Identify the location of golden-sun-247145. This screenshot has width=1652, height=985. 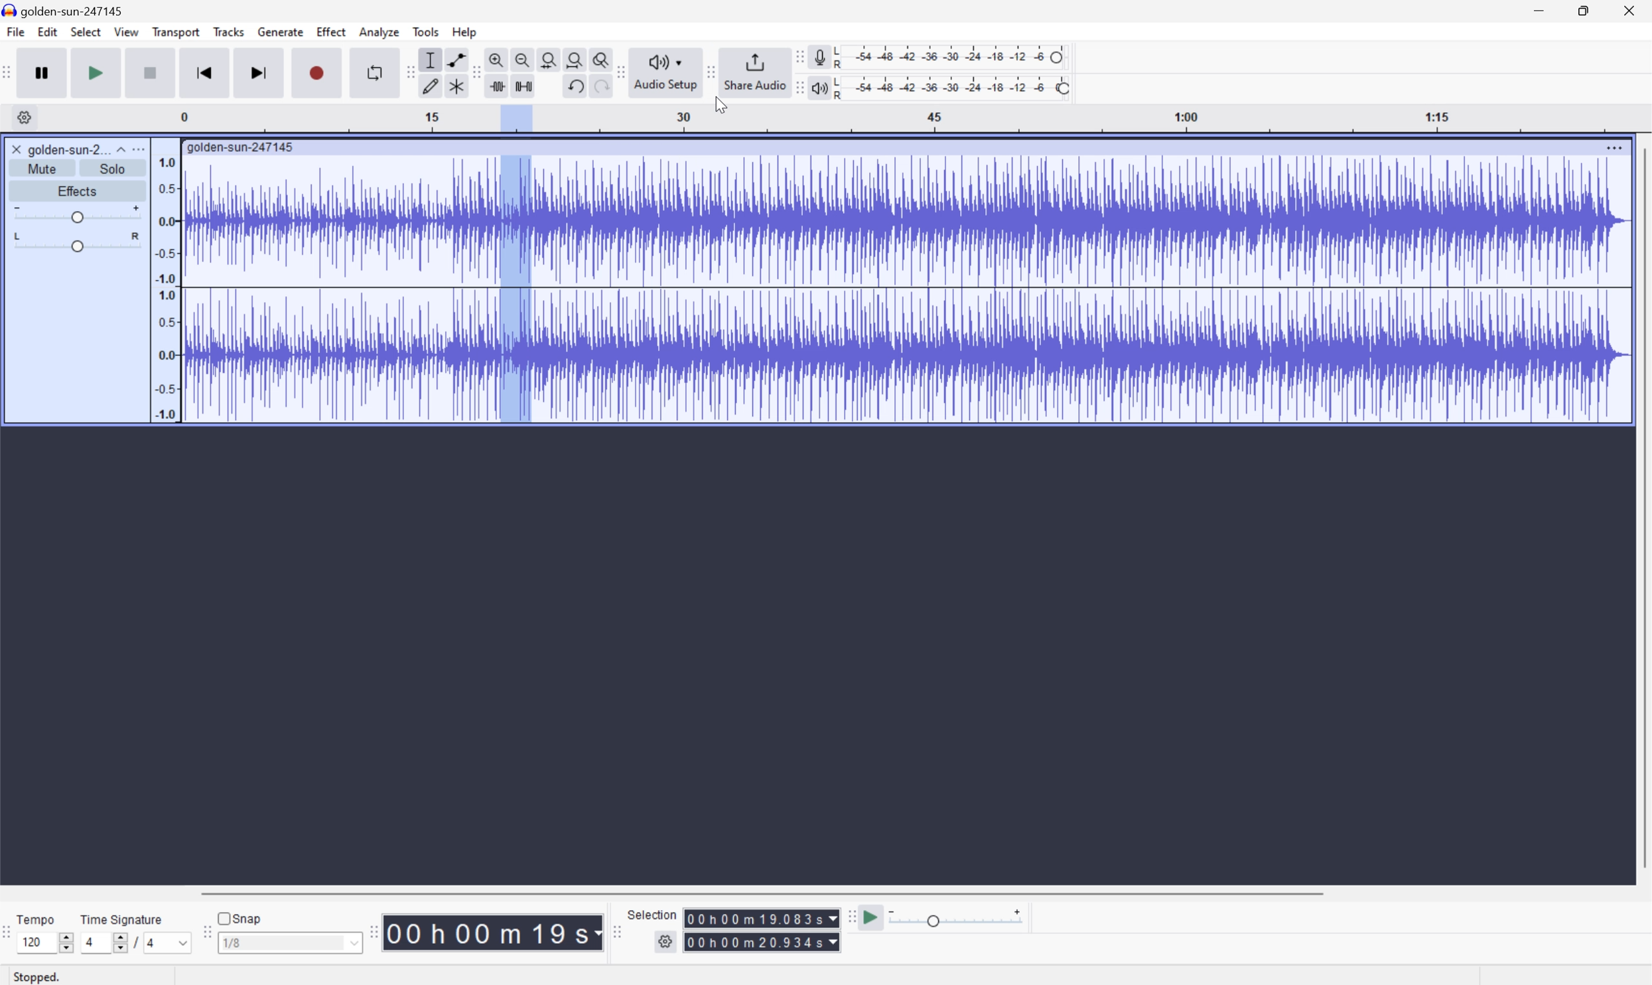
(241, 146).